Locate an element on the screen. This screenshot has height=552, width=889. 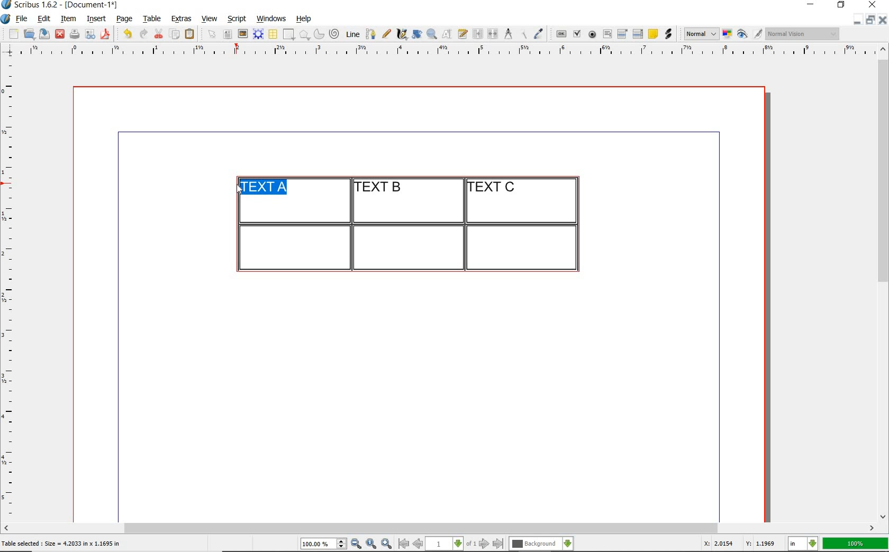
item is located at coordinates (68, 19).